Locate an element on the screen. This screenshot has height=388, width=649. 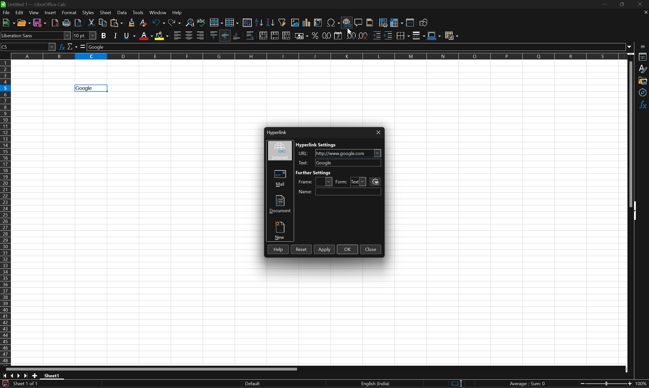
Default is located at coordinates (252, 384).